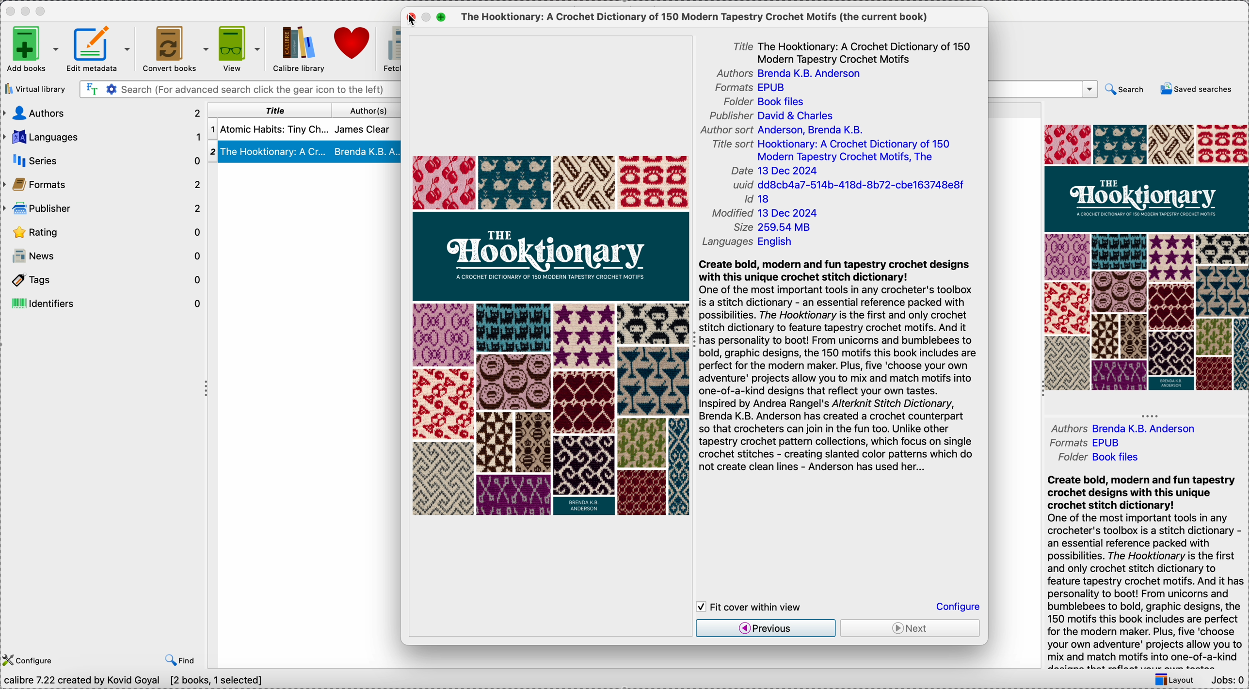 This screenshot has height=689, width=1249. What do you see at coordinates (781, 130) in the screenshot?
I see `author sort Anderson, Brenda K.B` at bounding box center [781, 130].